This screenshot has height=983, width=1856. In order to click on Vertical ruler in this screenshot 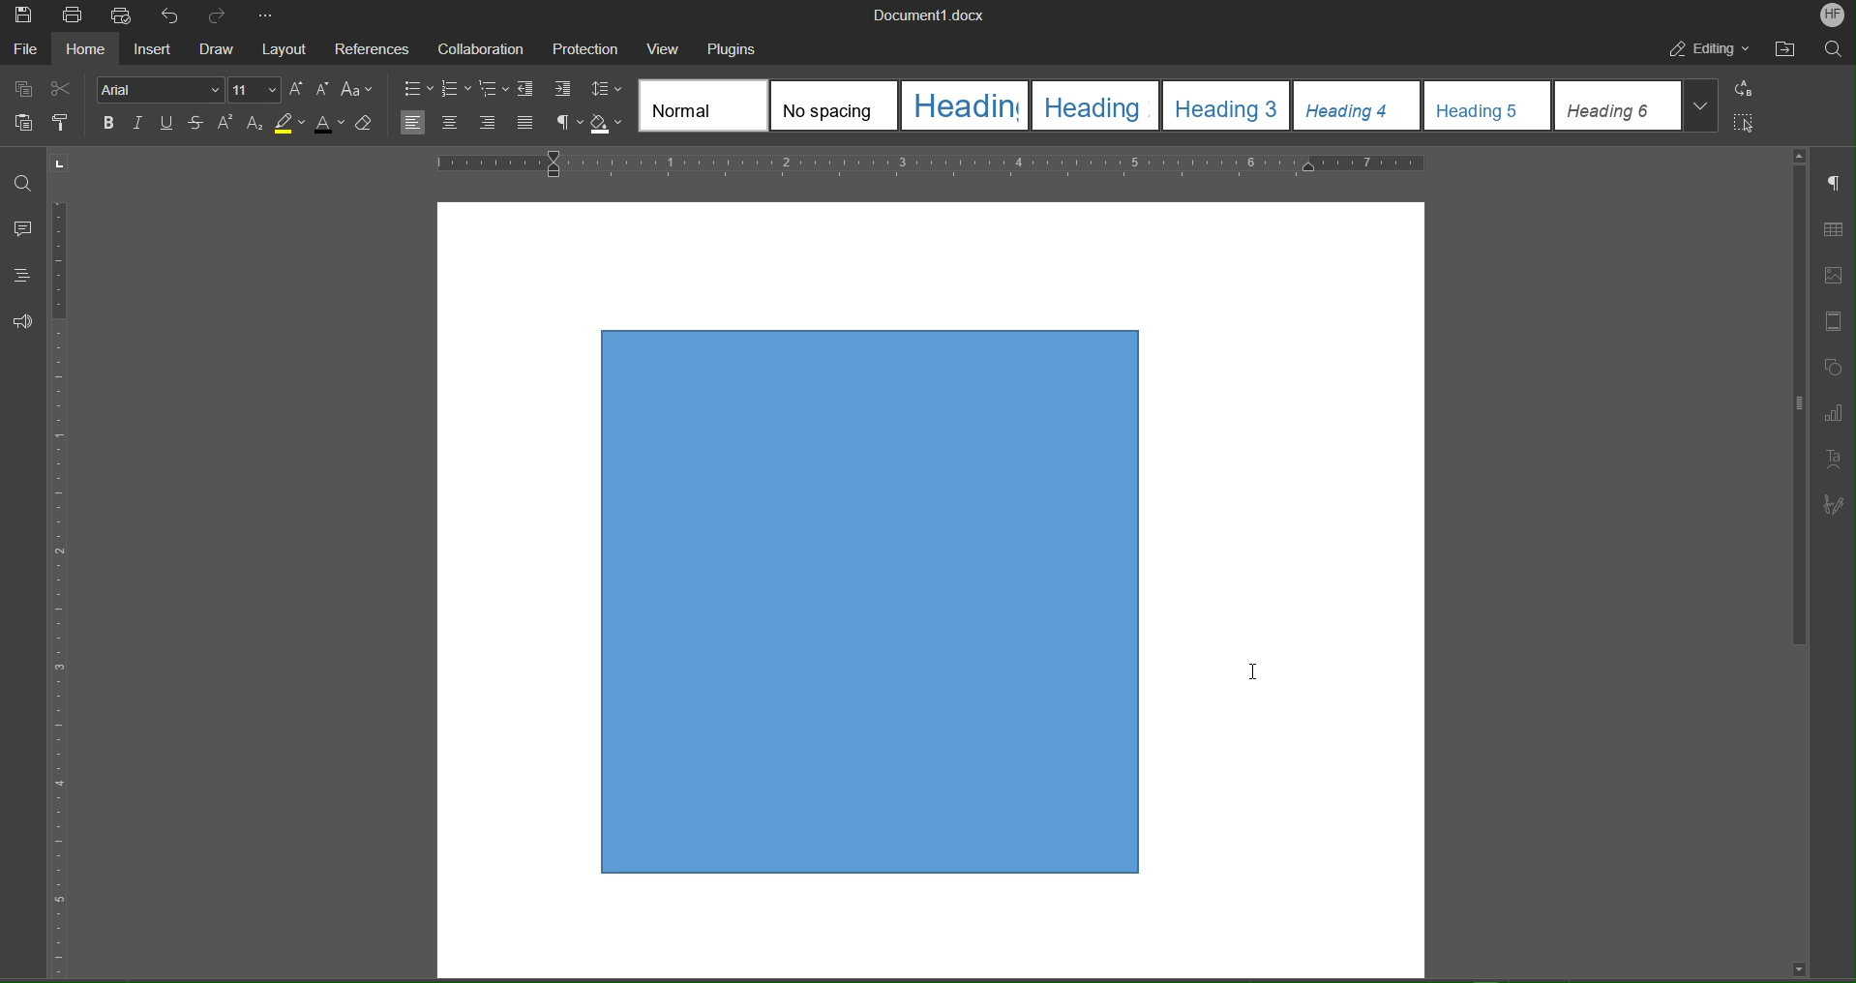, I will do `click(74, 568)`.